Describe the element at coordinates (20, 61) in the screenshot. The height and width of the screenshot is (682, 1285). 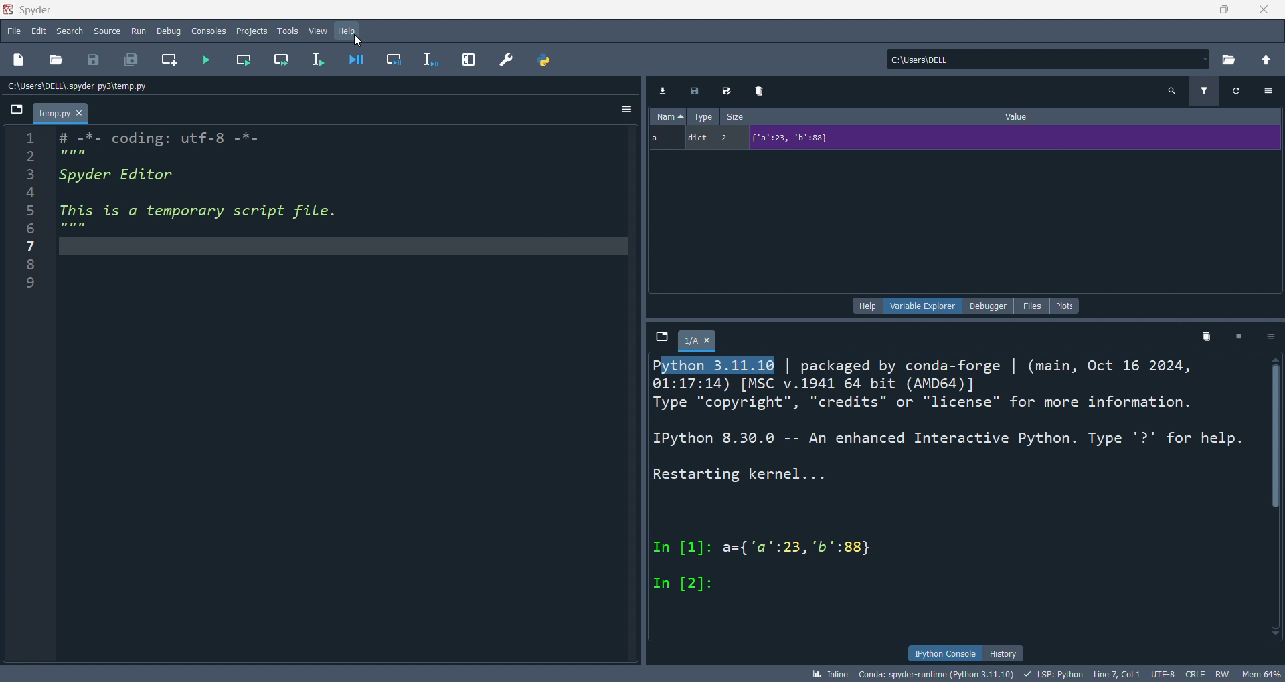
I see `new file` at that location.